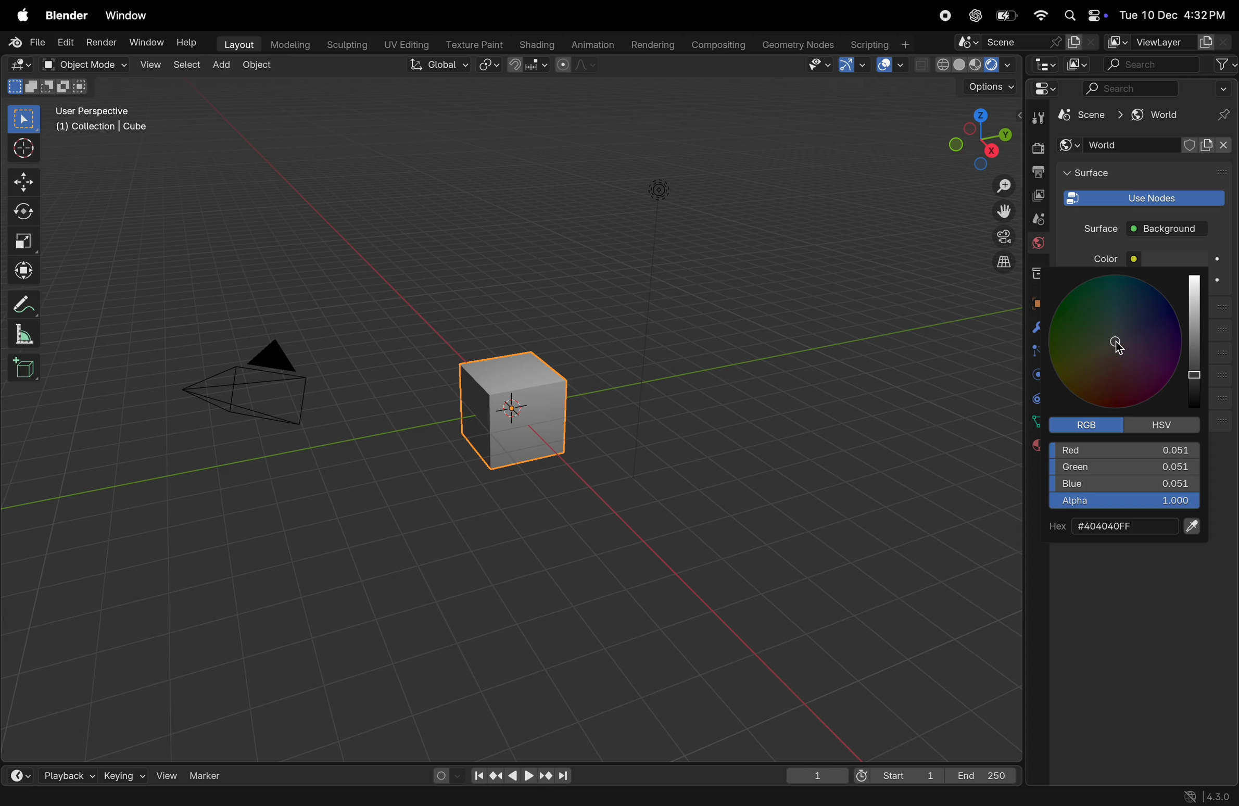 The width and height of the screenshot is (1239, 806). Describe the element at coordinates (651, 44) in the screenshot. I see `Rendering` at that location.